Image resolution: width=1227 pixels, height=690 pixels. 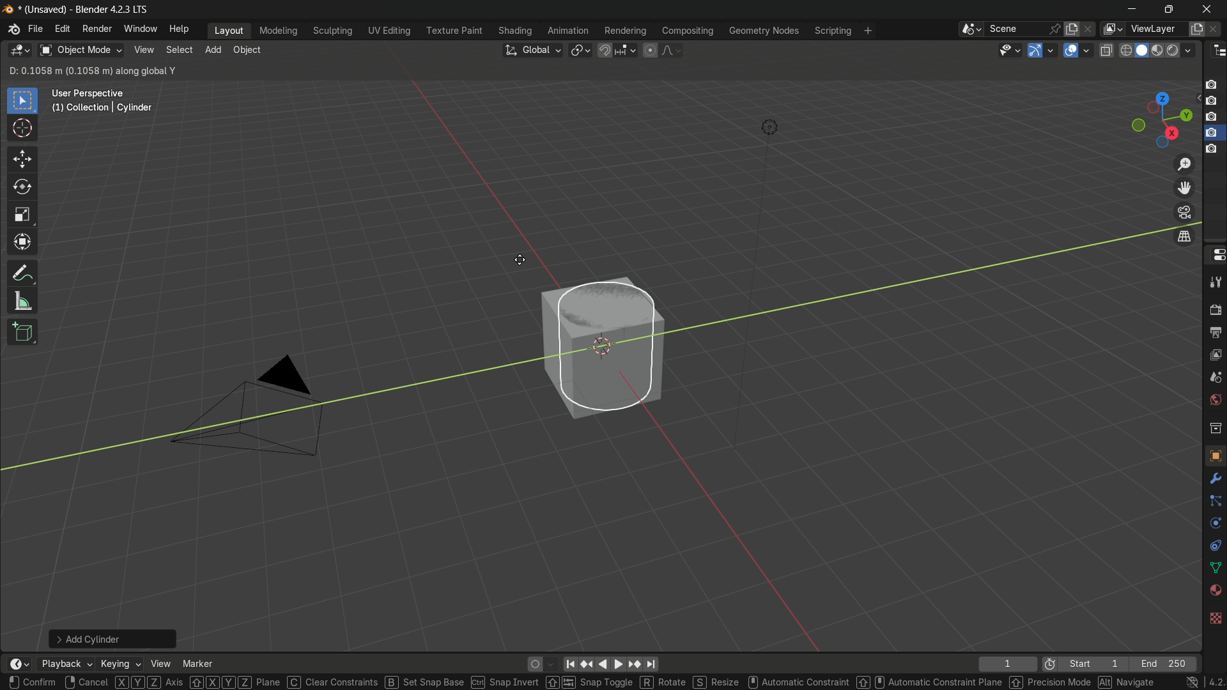 I want to click on zoom in/out, so click(x=1184, y=164).